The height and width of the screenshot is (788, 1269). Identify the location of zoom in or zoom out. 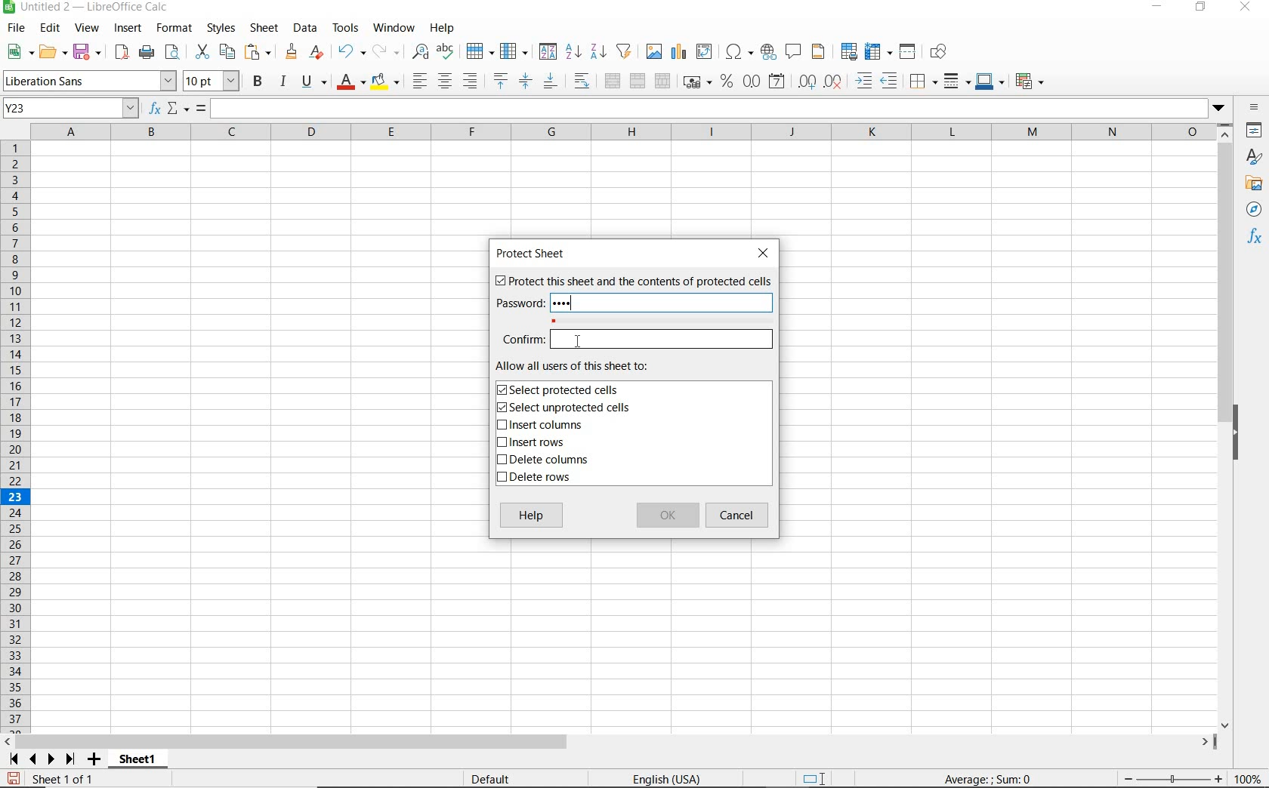
(1166, 777).